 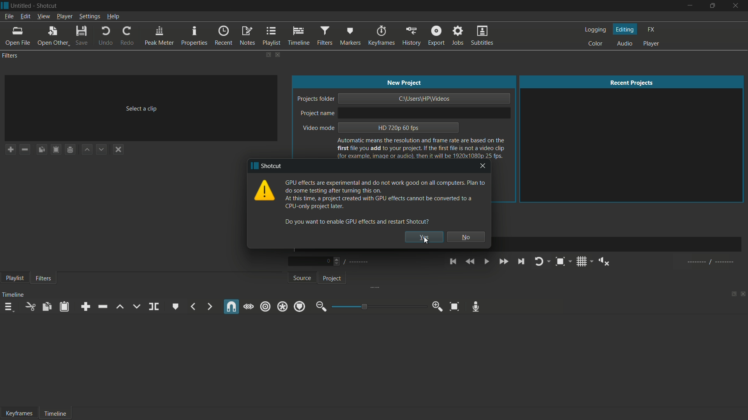 I want to click on redo, so click(x=129, y=36).